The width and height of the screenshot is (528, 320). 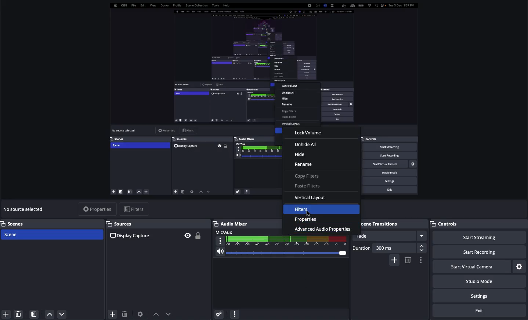 What do you see at coordinates (408, 260) in the screenshot?
I see `Remove` at bounding box center [408, 260].